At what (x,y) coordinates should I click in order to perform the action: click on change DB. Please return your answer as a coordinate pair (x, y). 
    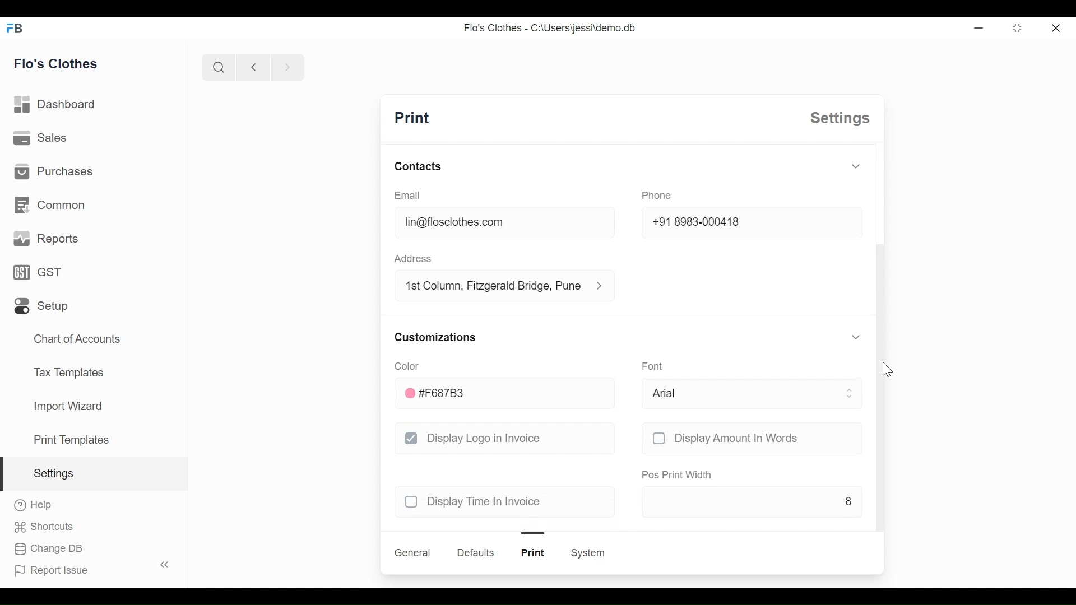
    Looking at the image, I should click on (47, 549).